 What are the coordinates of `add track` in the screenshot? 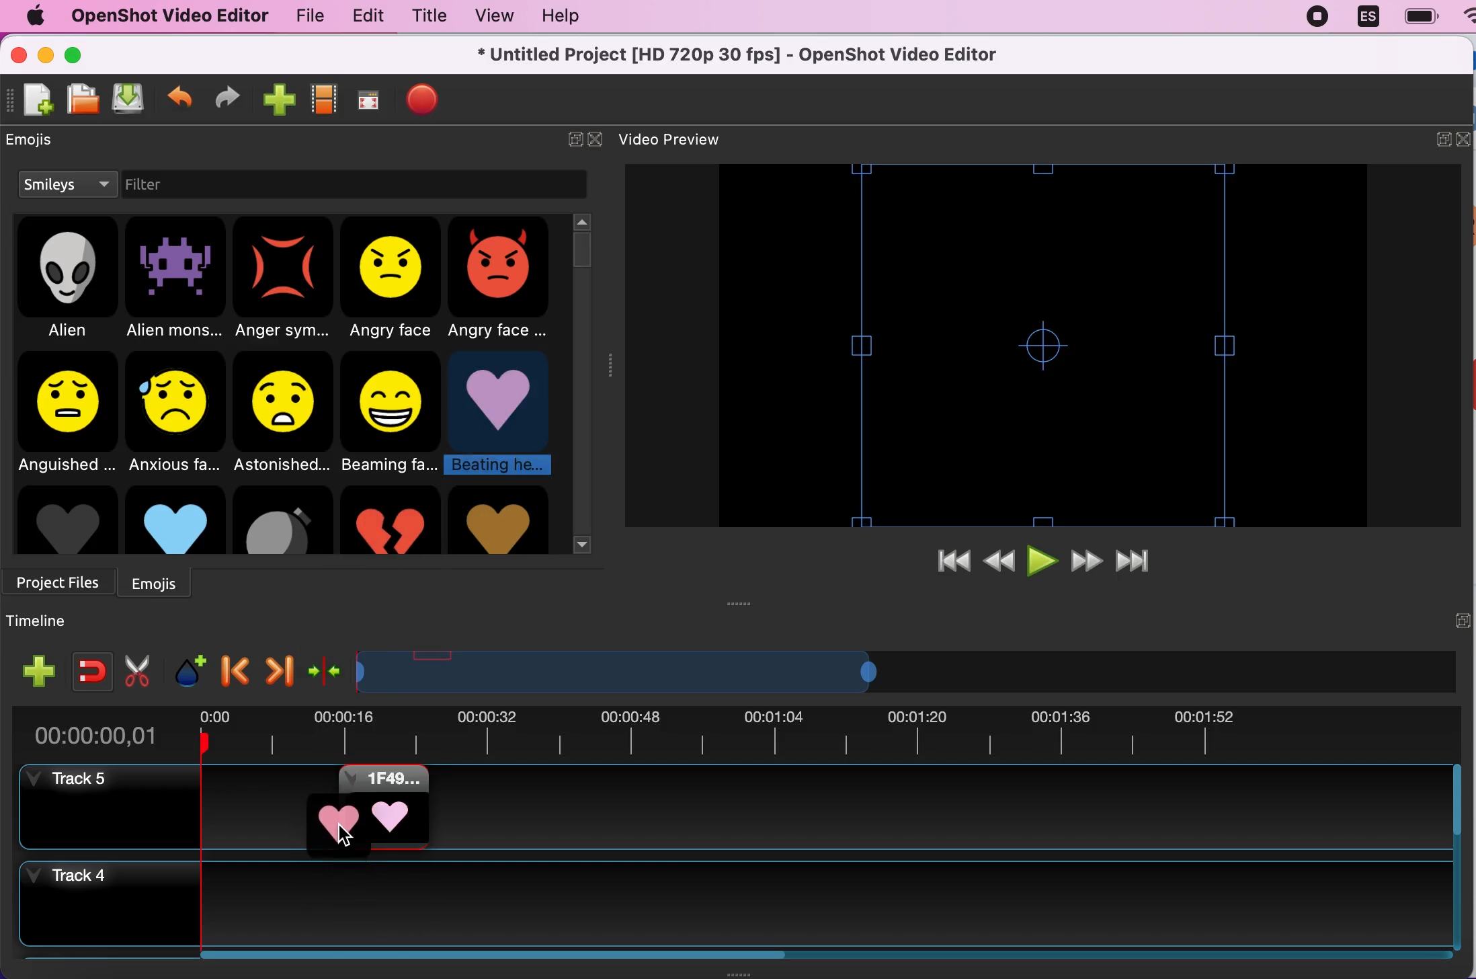 It's located at (39, 671).